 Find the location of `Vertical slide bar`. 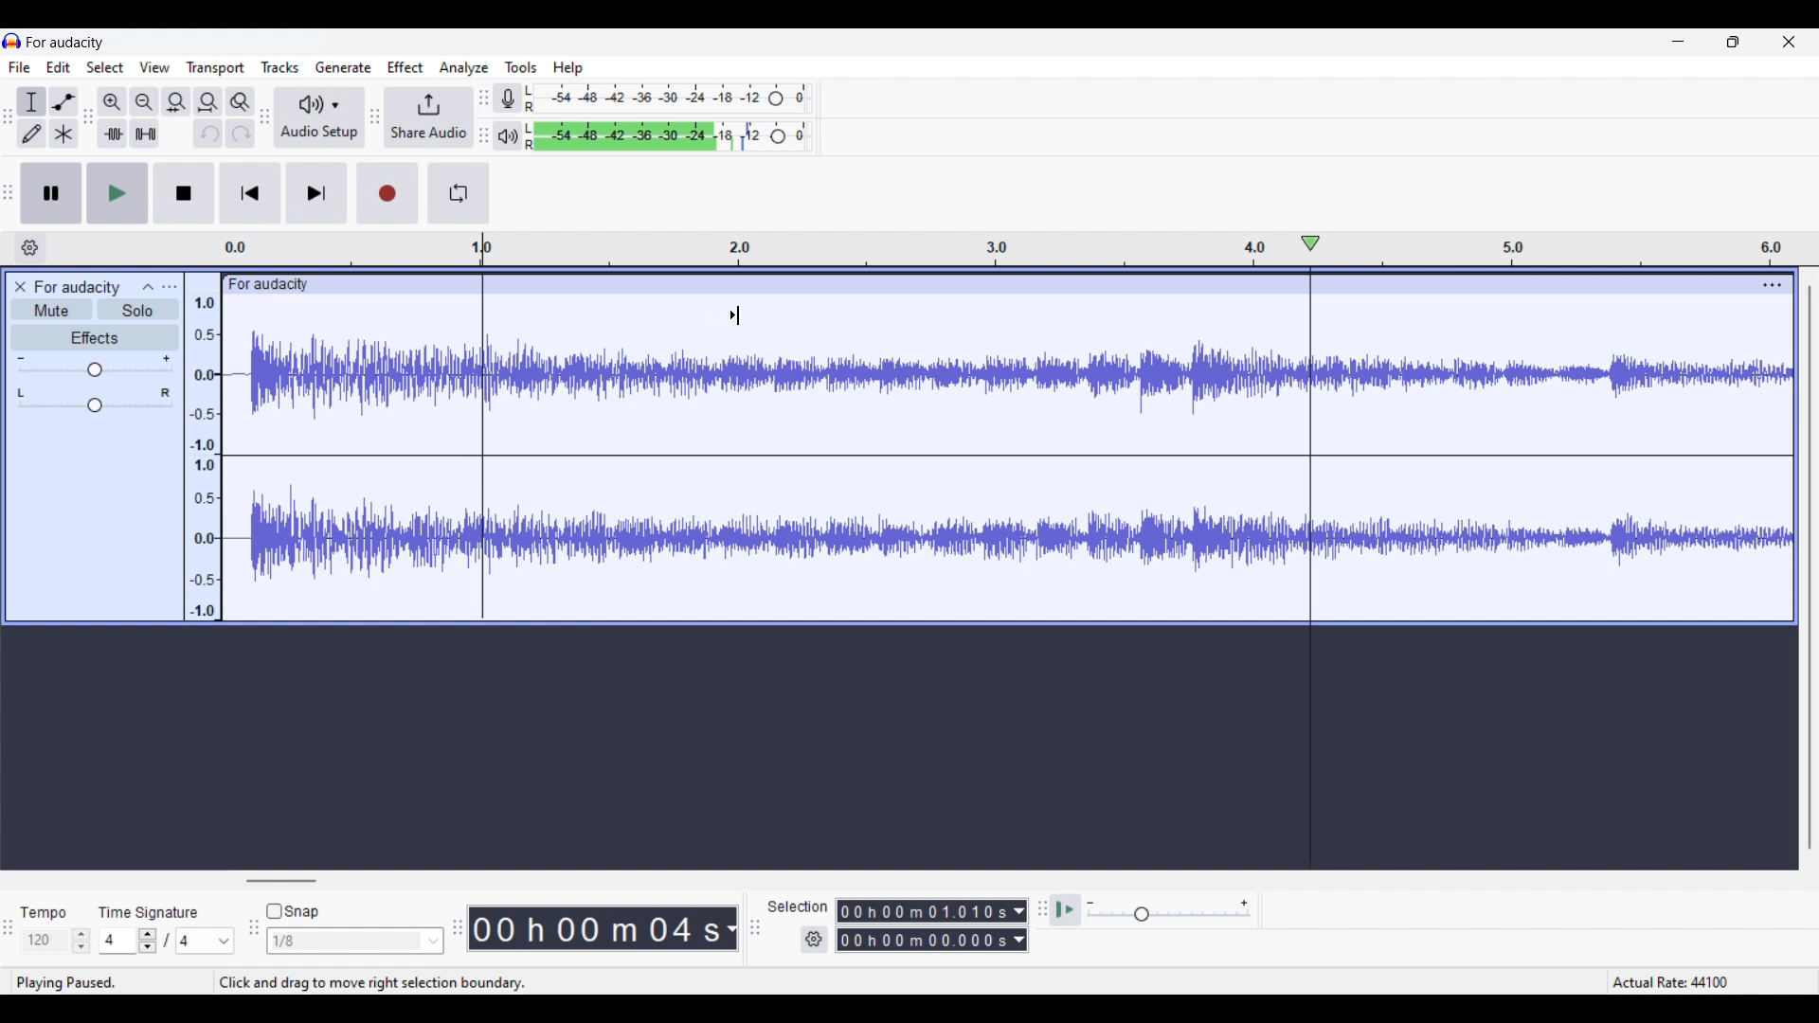

Vertical slide bar is located at coordinates (1810, 566).